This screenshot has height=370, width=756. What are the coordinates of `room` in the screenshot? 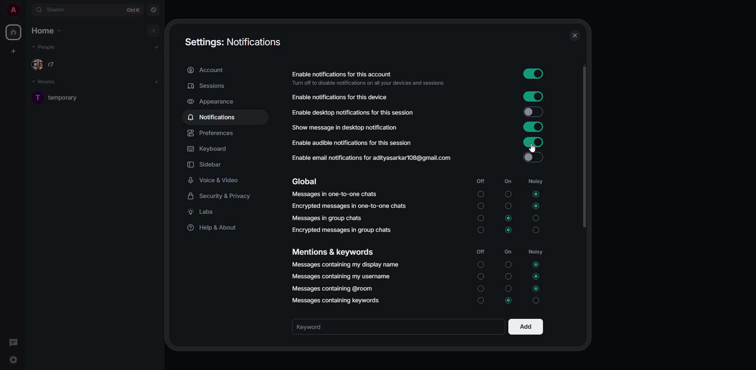 It's located at (64, 97).